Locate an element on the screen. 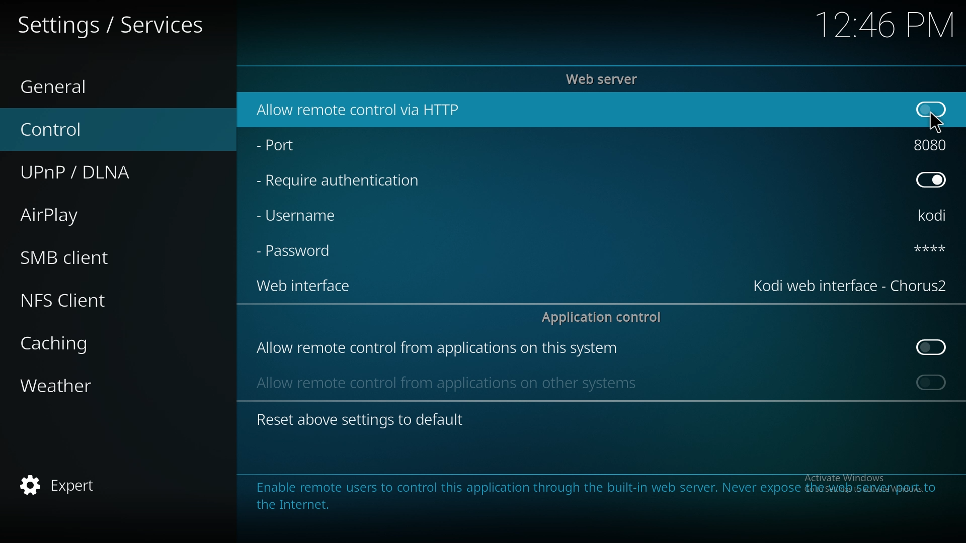 This screenshot has width=966, height=543. expert is located at coordinates (85, 486).